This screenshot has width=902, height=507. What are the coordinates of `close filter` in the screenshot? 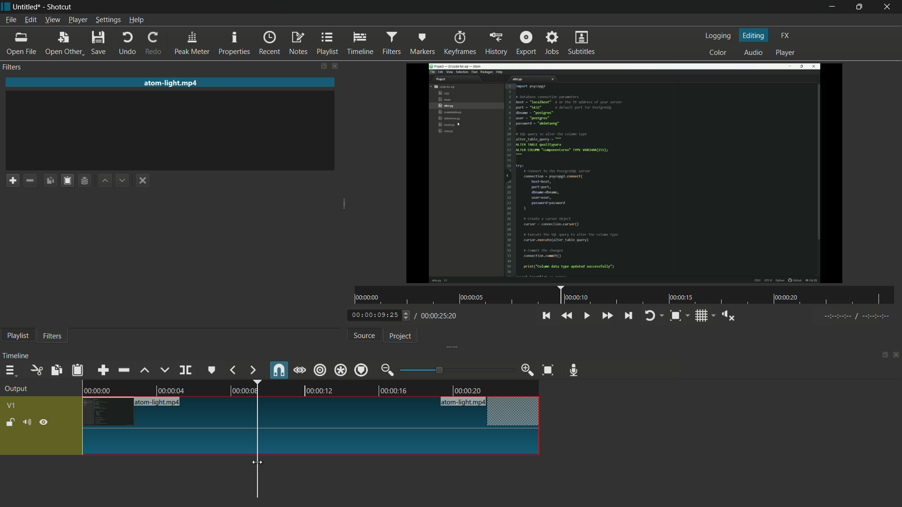 It's located at (334, 65).